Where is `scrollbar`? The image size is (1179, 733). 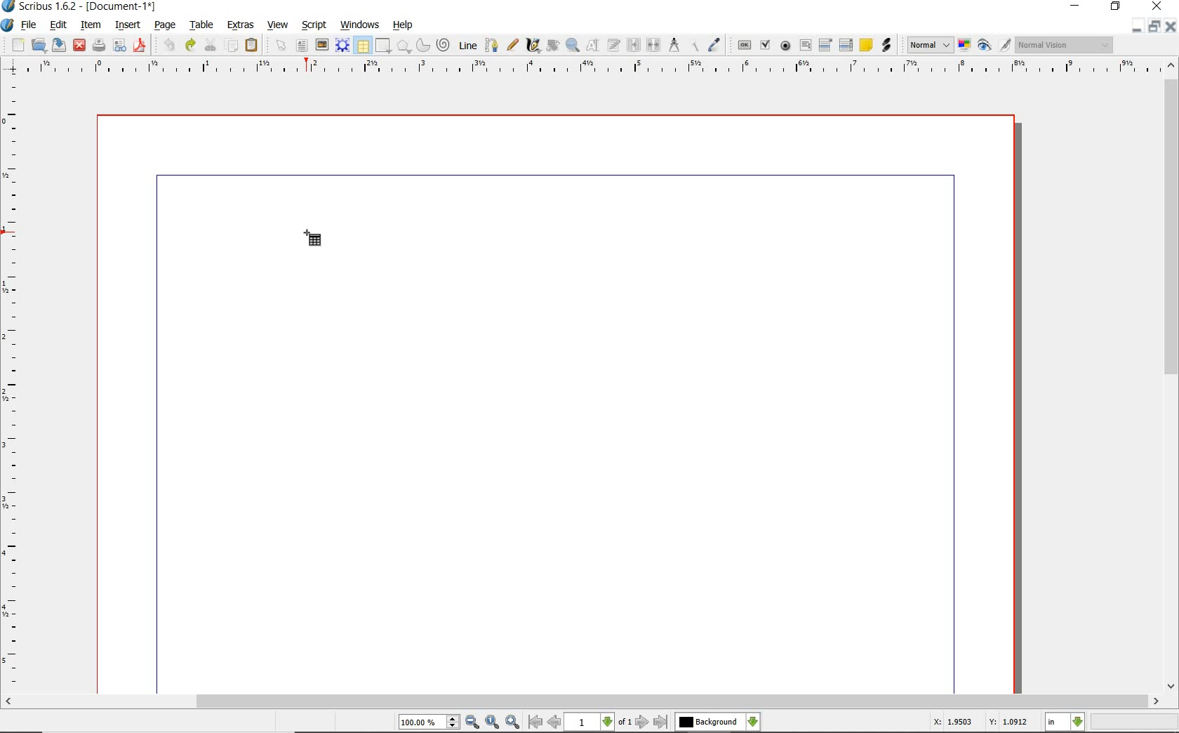 scrollbar is located at coordinates (583, 702).